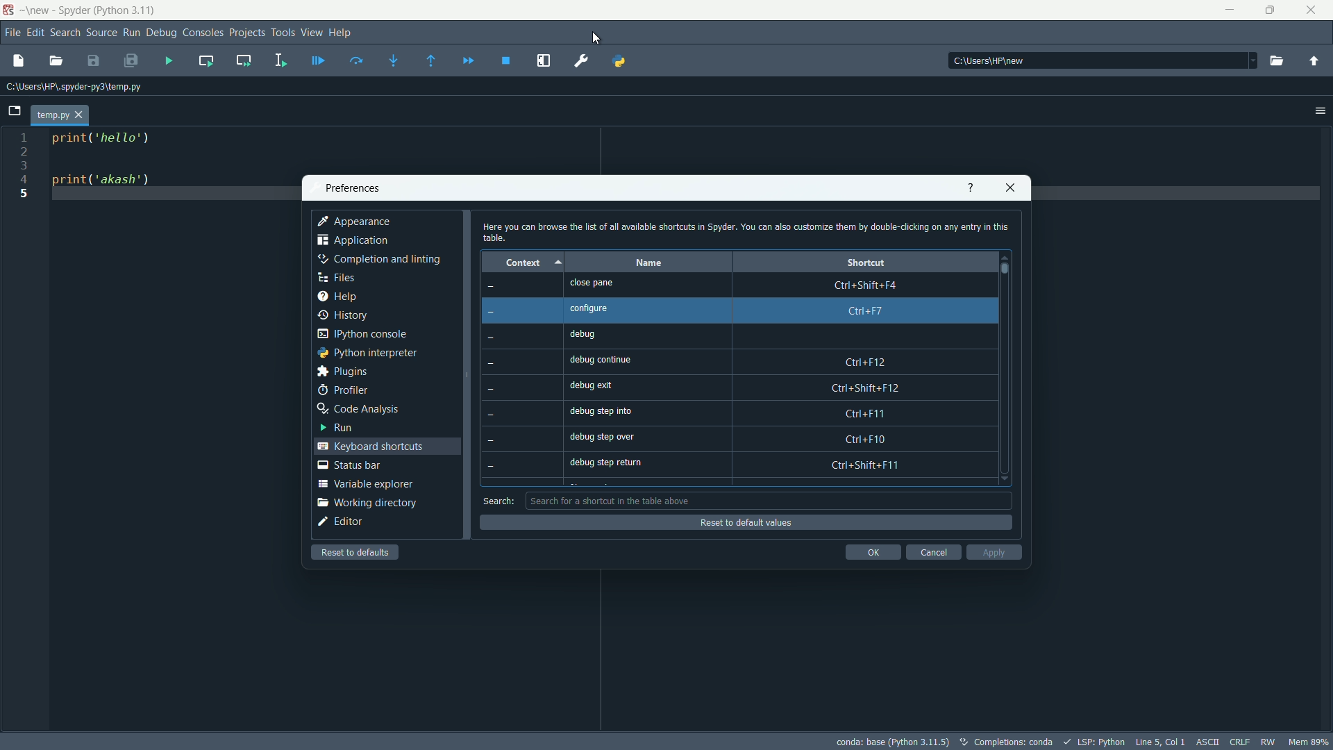  What do you see at coordinates (748, 411) in the screenshot?
I see `debug step into Ctri+F11` at bounding box center [748, 411].